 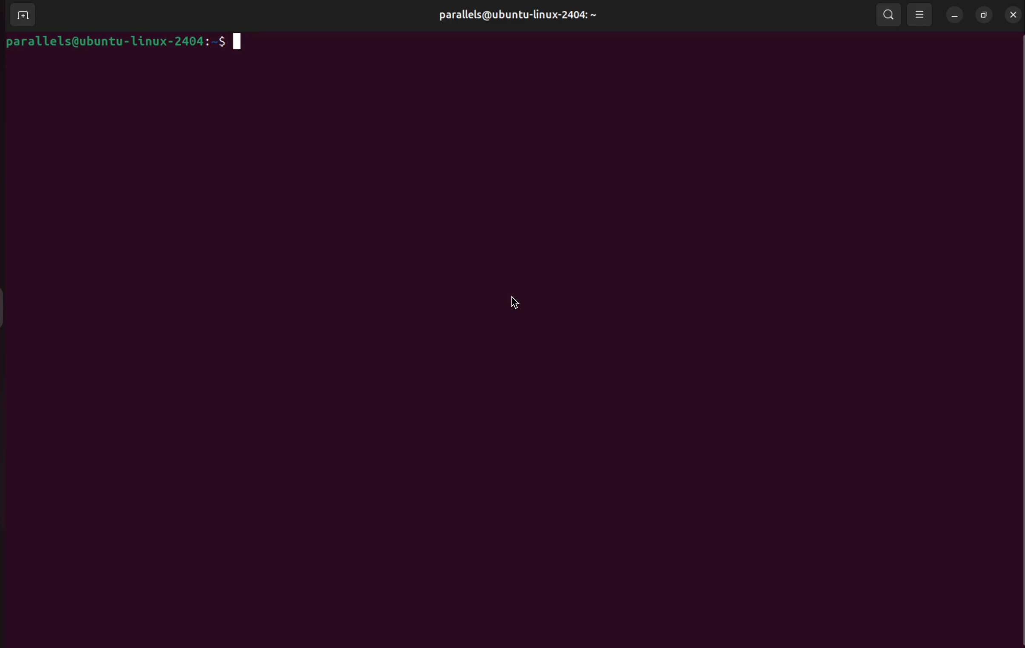 What do you see at coordinates (954, 14) in the screenshot?
I see `minimize` at bounding box center [954, 14].